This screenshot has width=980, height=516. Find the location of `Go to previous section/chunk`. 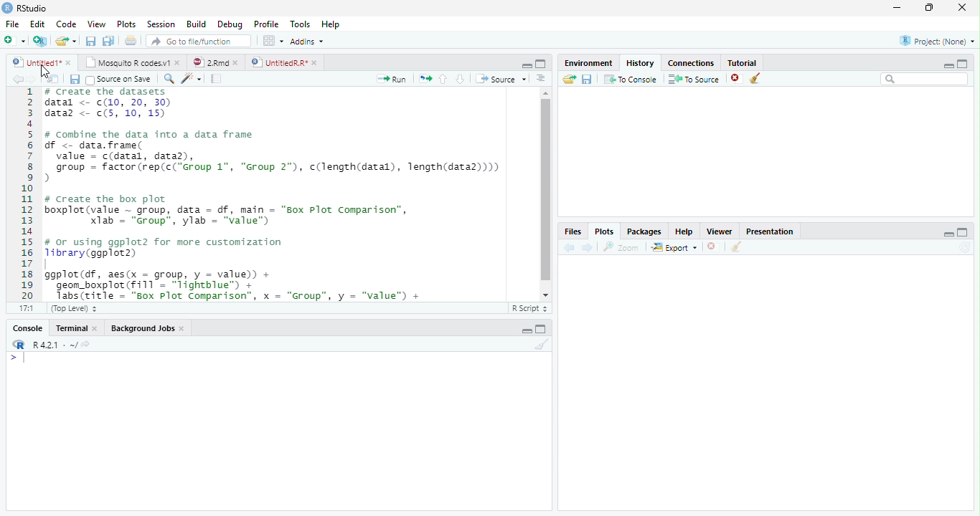

Go to previous section/chunk is located at coordinates (443, 79).